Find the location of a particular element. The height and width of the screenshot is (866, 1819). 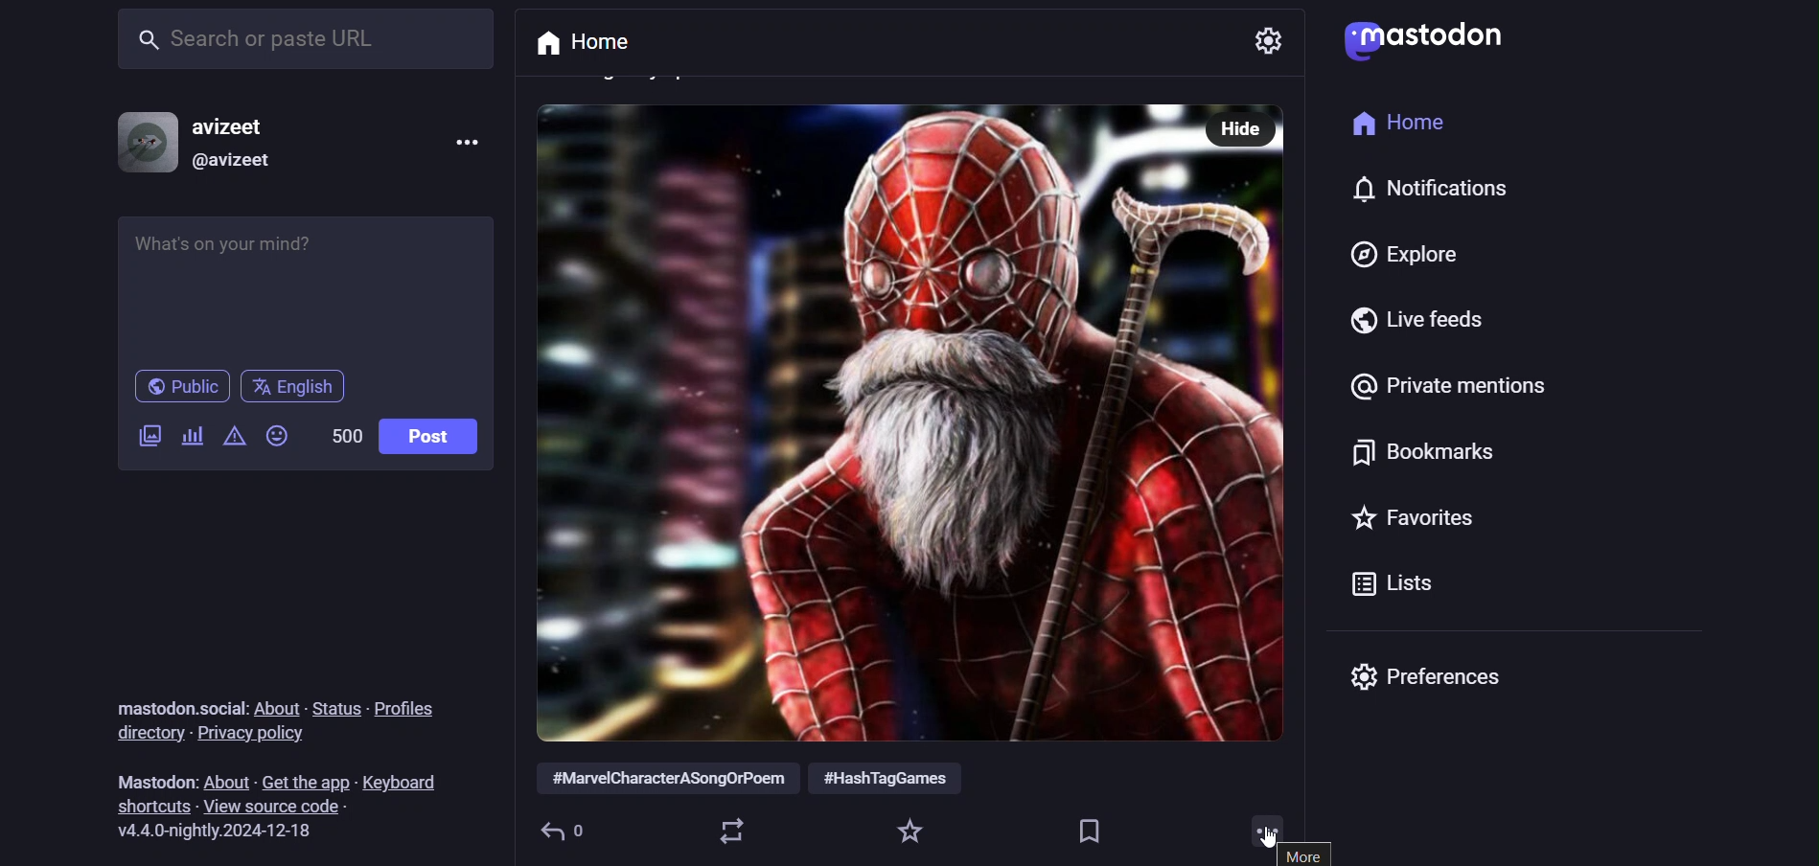

logo is located at coordinates (1423, 39).